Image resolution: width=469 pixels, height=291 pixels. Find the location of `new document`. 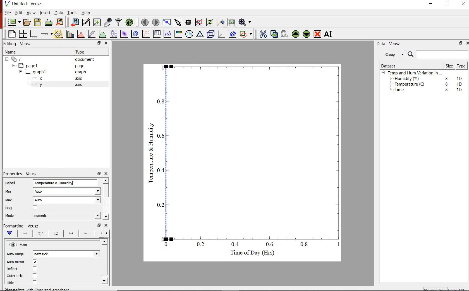

new document is located at coordinates (14, 22).